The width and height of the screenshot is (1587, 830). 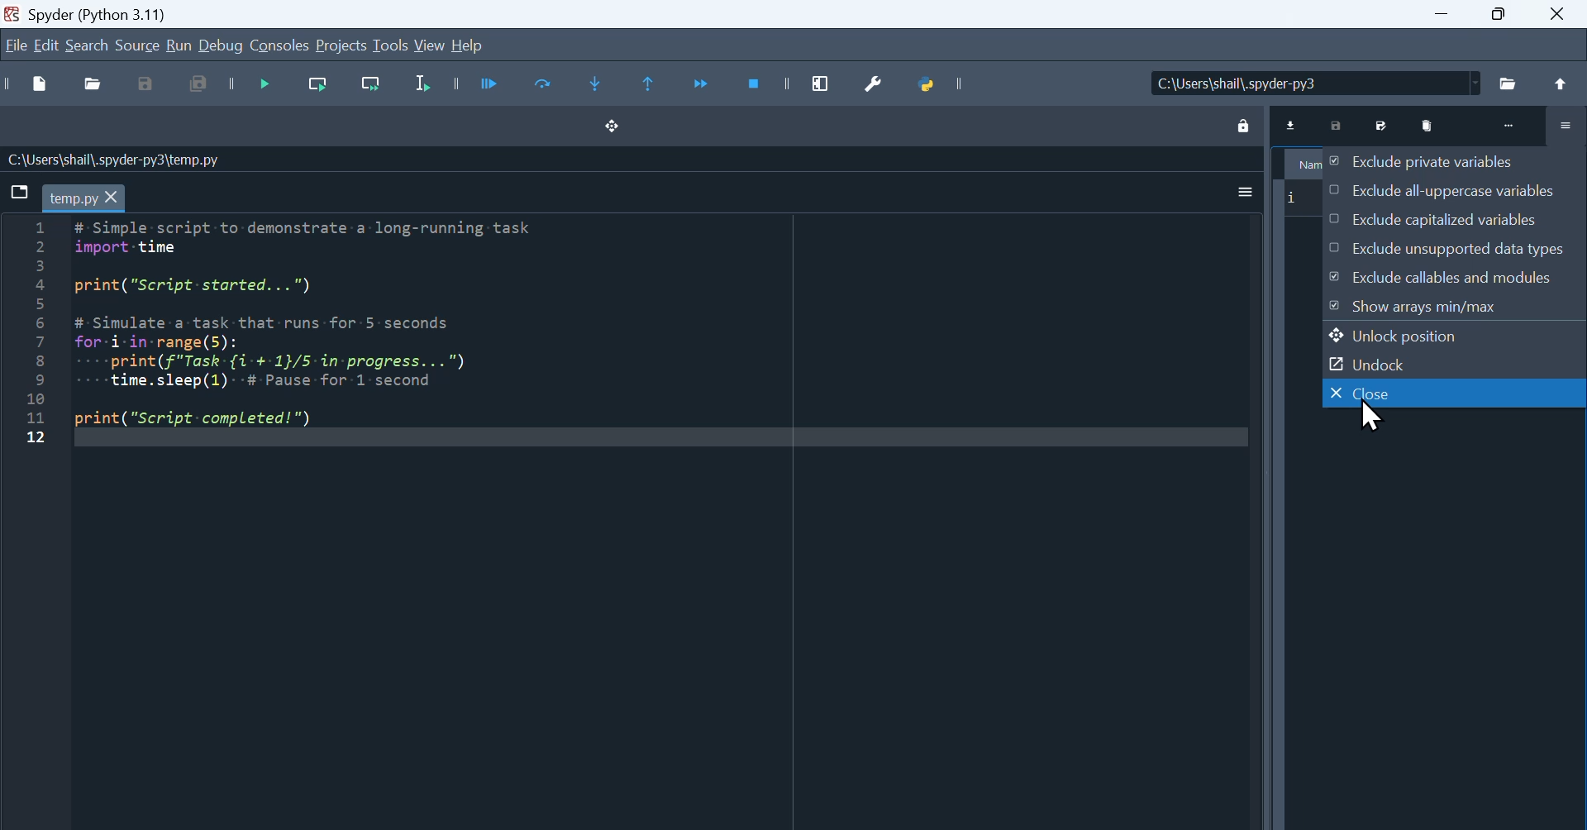 What do you see at coordinates (279, 44) in the screenshot?
I see `Consol` at bounding box center [279, 44].